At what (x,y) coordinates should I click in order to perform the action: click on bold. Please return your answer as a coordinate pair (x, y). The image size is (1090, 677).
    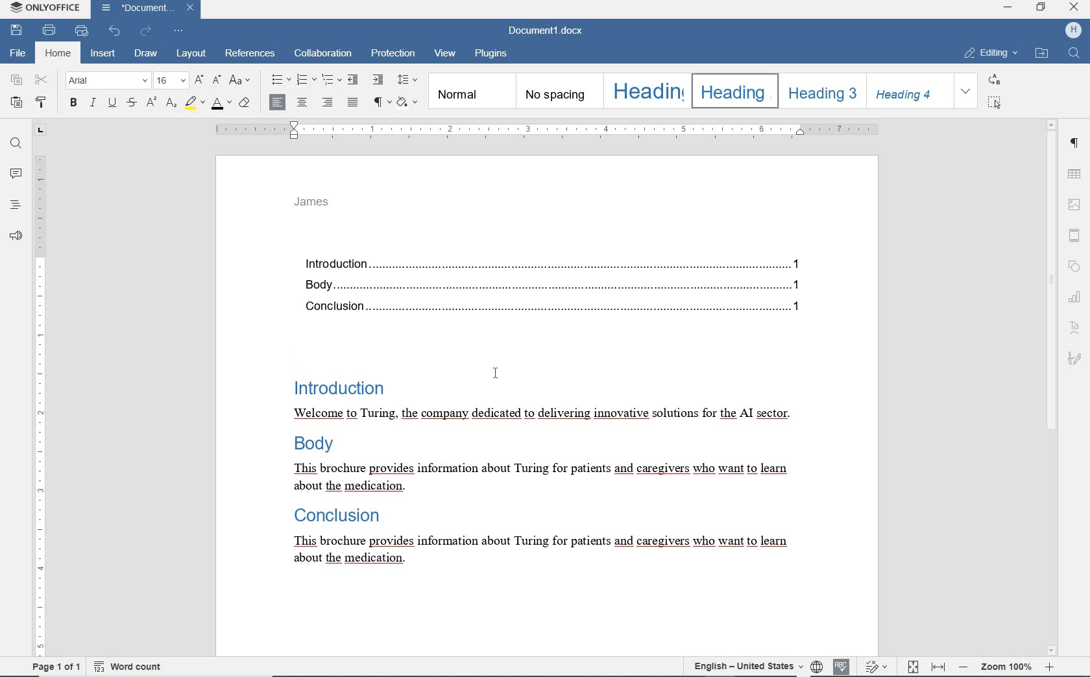
    Looking at the image, I should click on (73, 104).